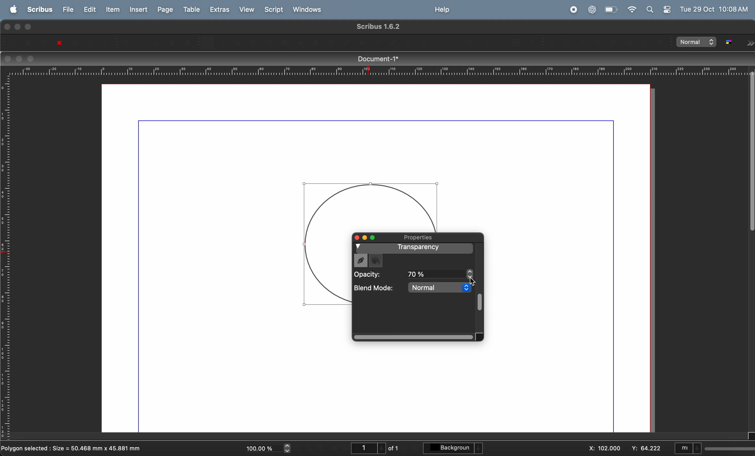 This screenshot has height=456, width=755. I want to click on select current unit, so click(714, 446).